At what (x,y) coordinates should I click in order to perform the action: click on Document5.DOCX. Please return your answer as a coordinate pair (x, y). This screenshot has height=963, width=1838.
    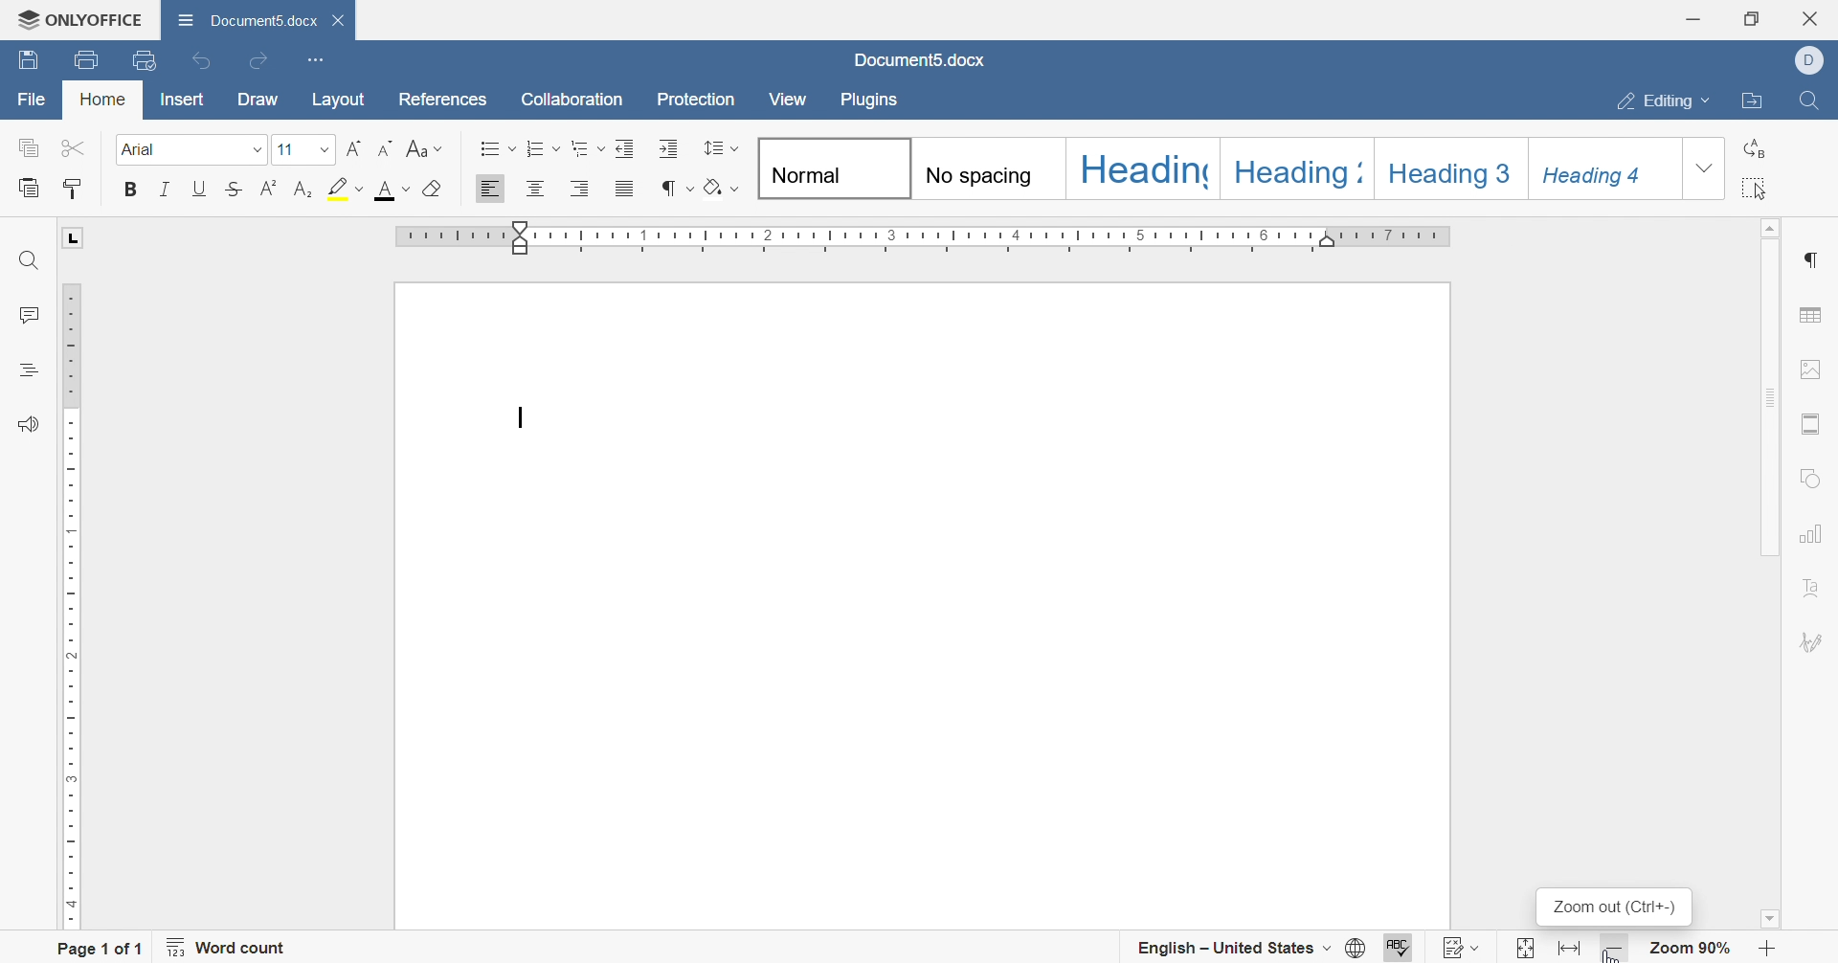
    Looking at the image, I should click on (915, 63).